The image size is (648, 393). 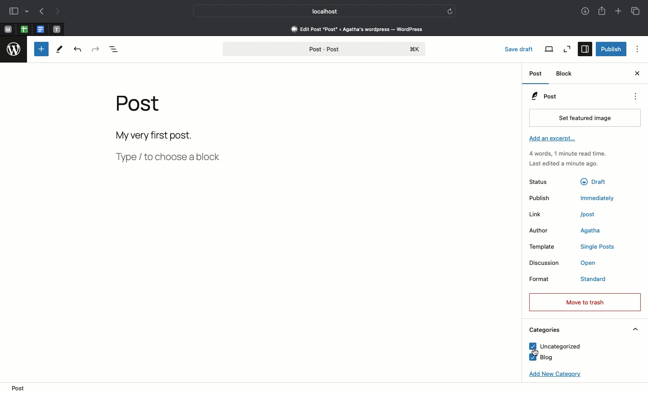 I want to click on Post, so click(x=142, y=108).